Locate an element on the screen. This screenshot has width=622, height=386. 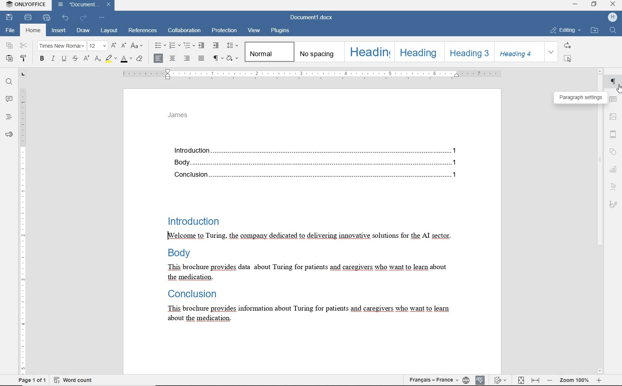
select all is located at coordinates (568, 59).